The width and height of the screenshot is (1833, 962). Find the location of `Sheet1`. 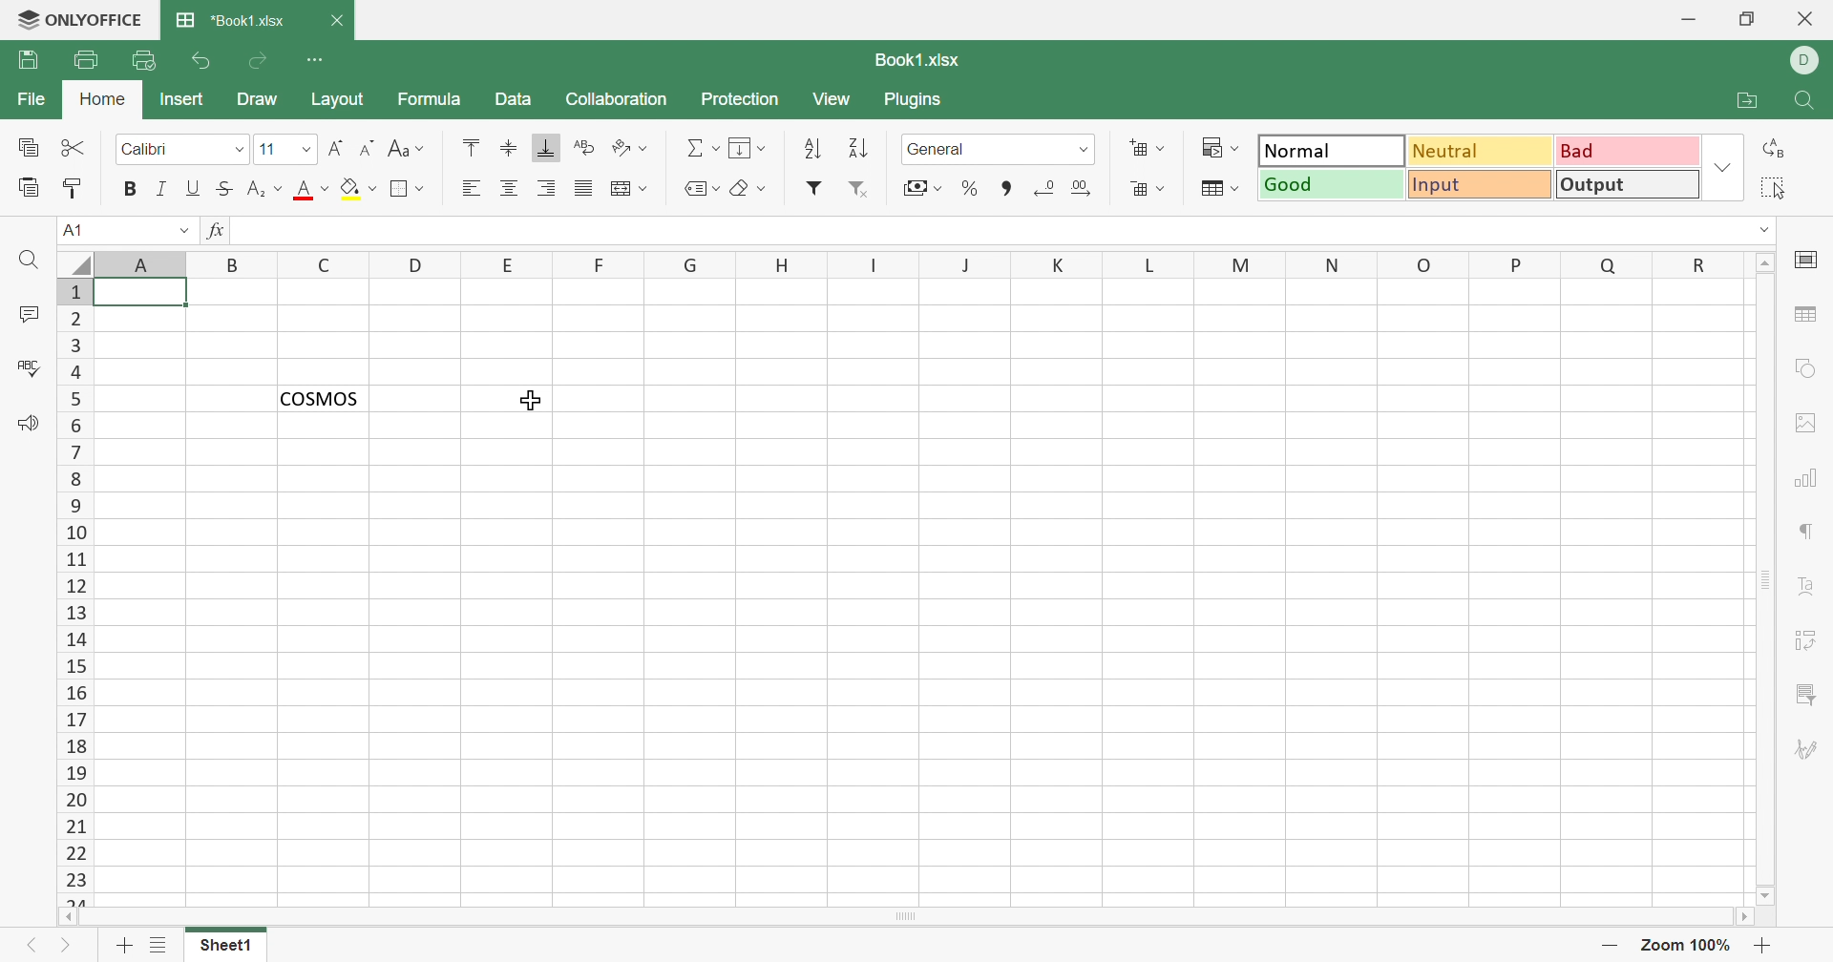

Sheet1 is located at coordinates (227, 949).